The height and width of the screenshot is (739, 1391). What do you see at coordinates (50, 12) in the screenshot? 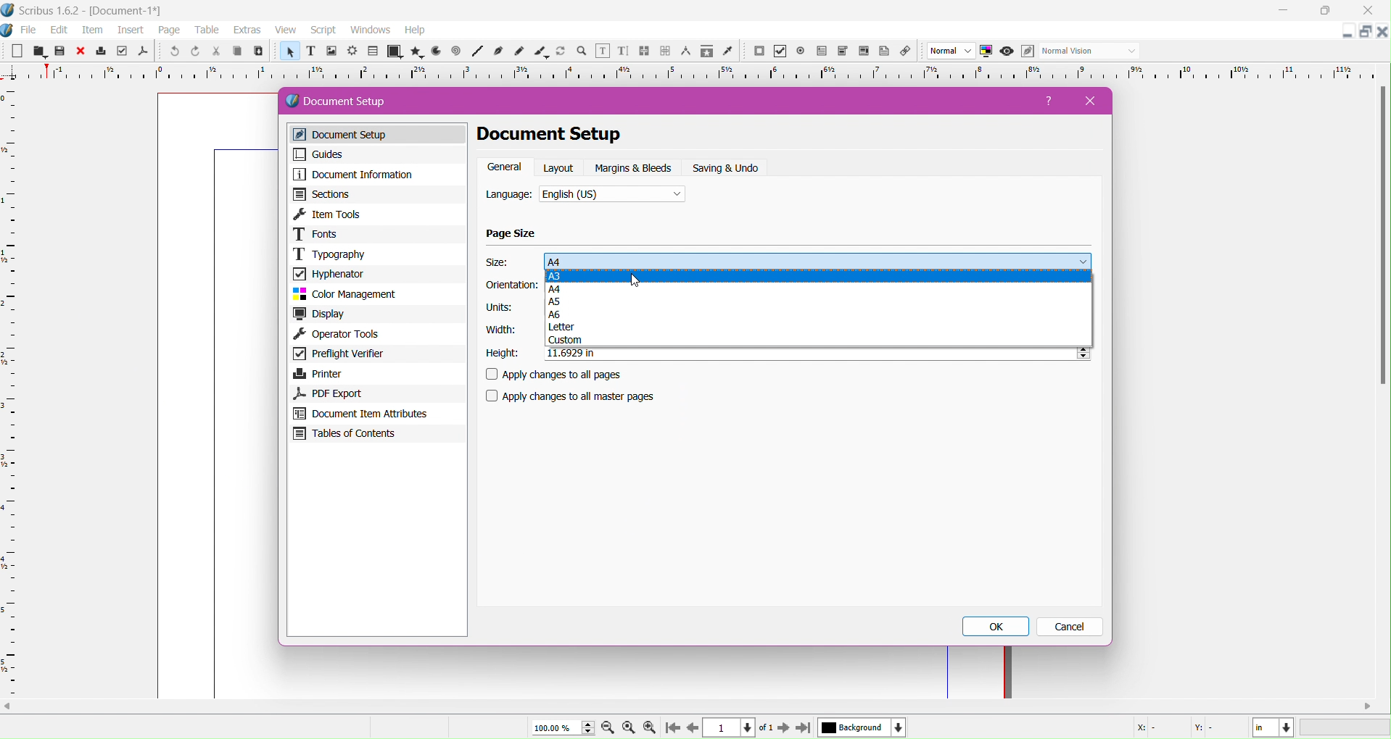
I see `app name` at bounding box center [50, 12].